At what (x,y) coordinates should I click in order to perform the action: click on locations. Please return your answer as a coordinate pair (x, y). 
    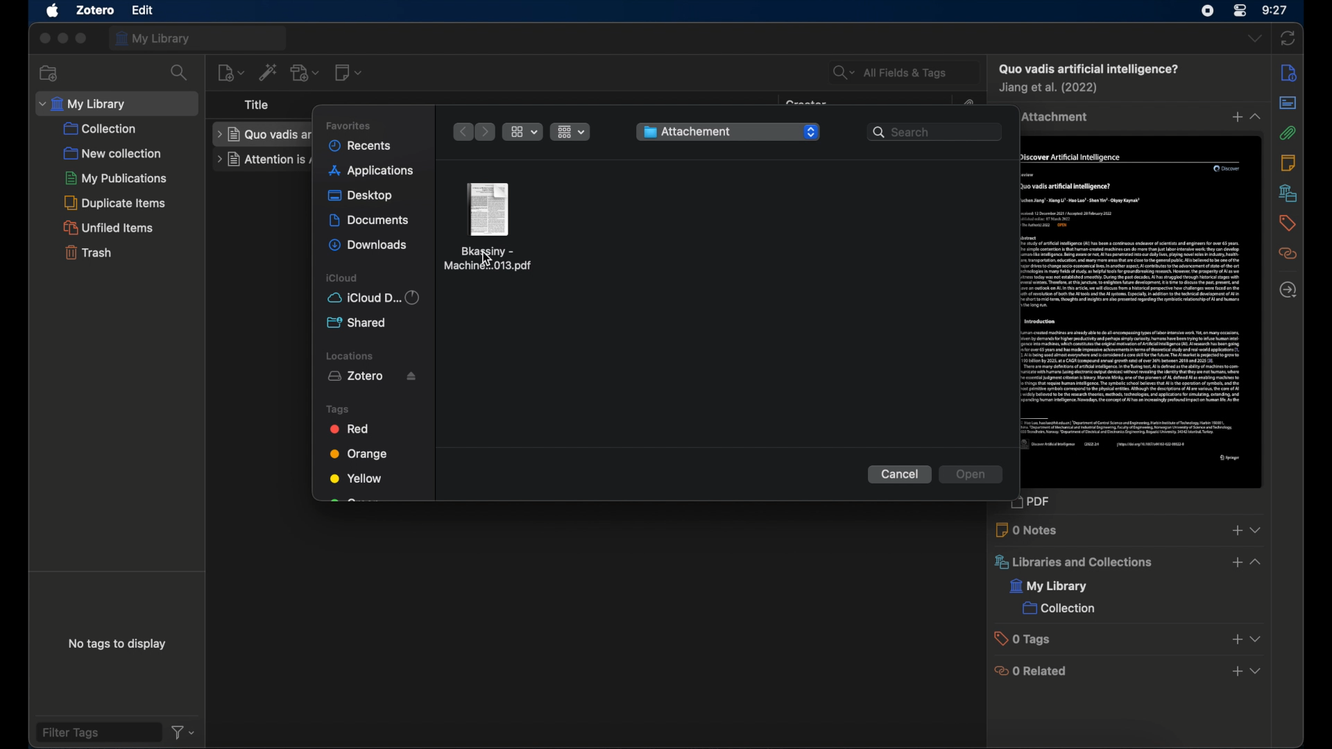
    Looking at the image, I should click on (351, 356).